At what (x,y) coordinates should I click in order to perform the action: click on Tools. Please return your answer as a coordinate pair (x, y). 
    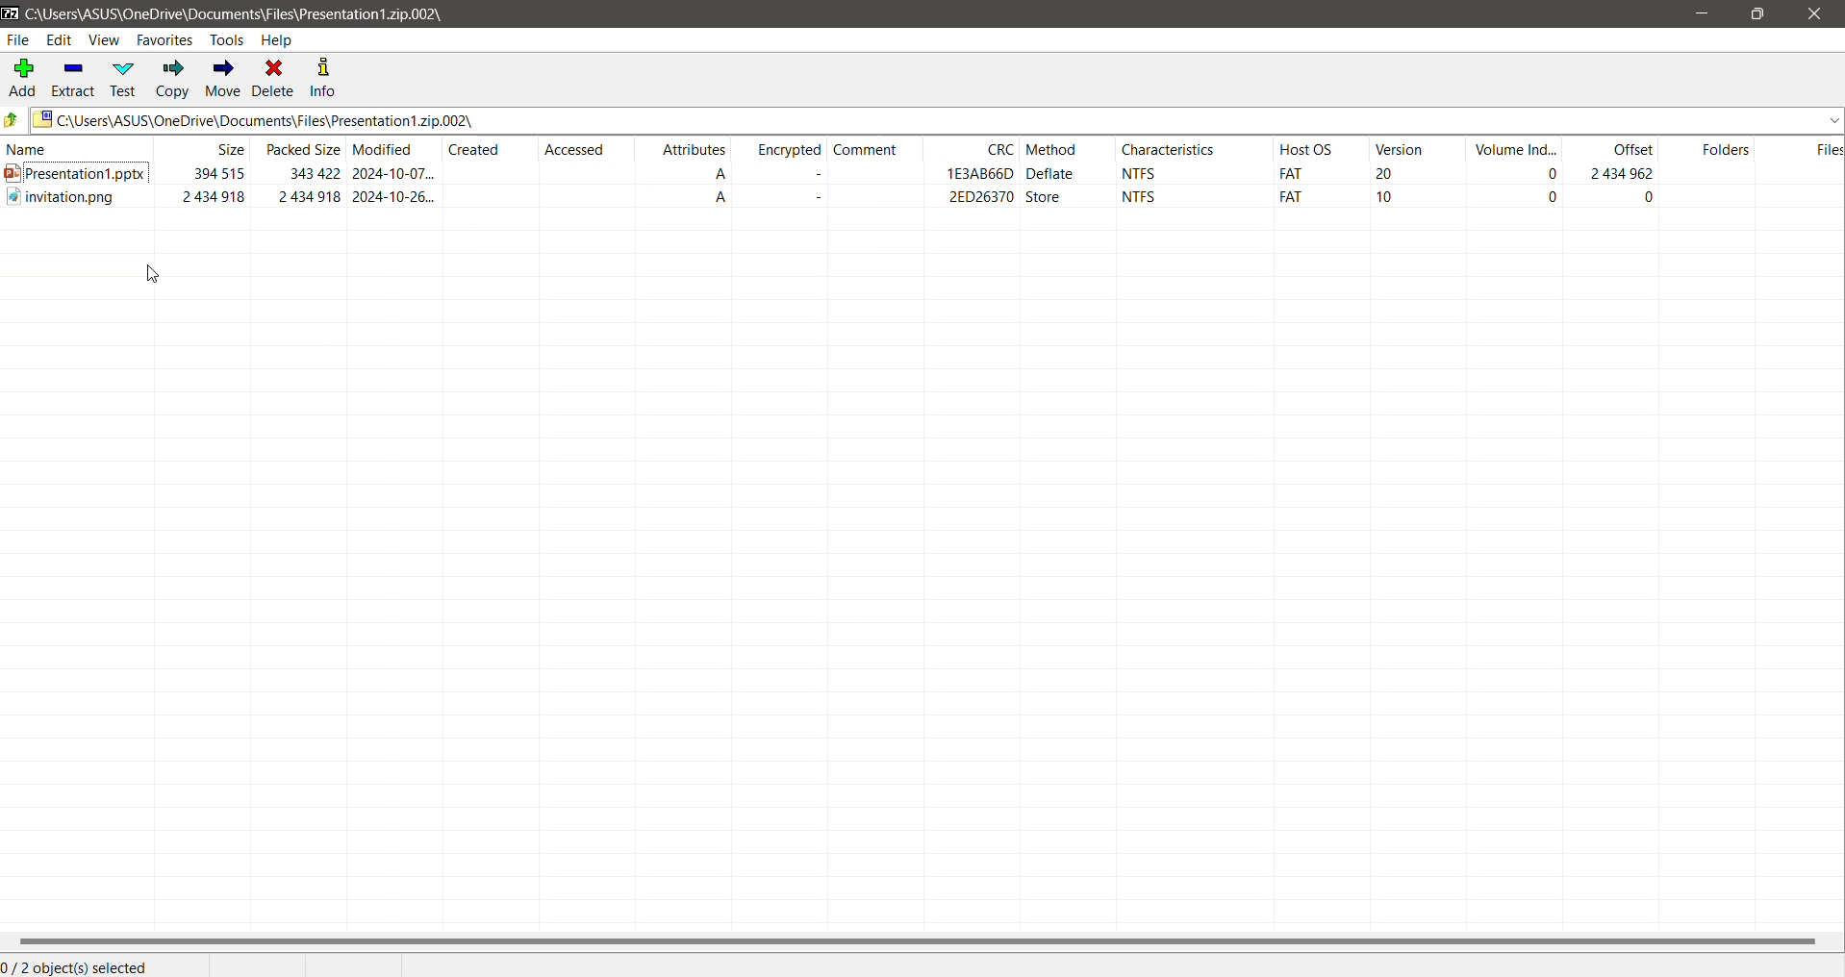
    Looking at the image, I should click on (228, 40).